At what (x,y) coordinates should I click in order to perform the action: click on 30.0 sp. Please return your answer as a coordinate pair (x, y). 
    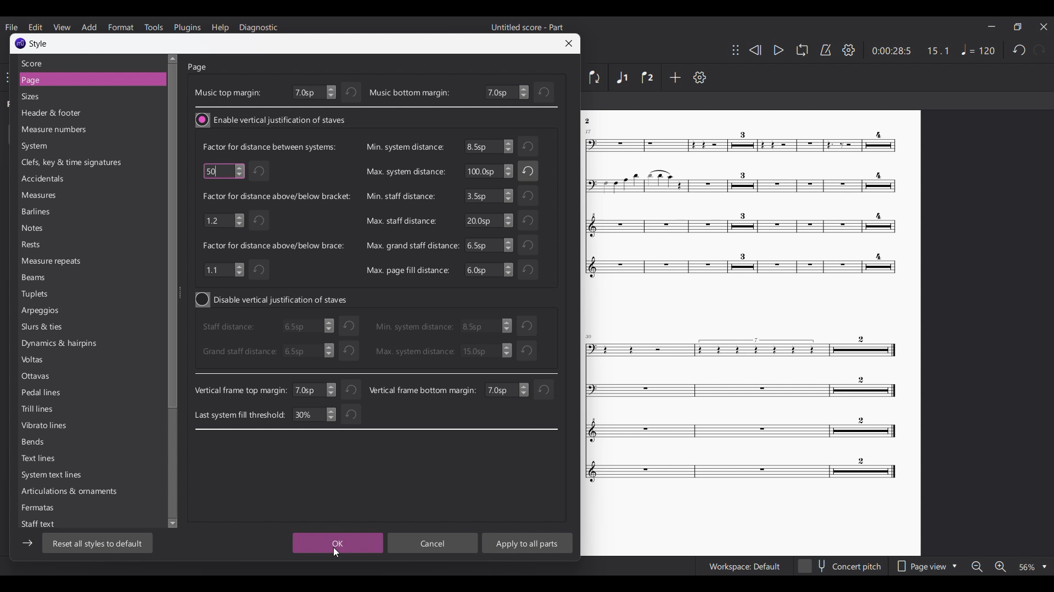
    Looking at the image, I should click on (486, 350).